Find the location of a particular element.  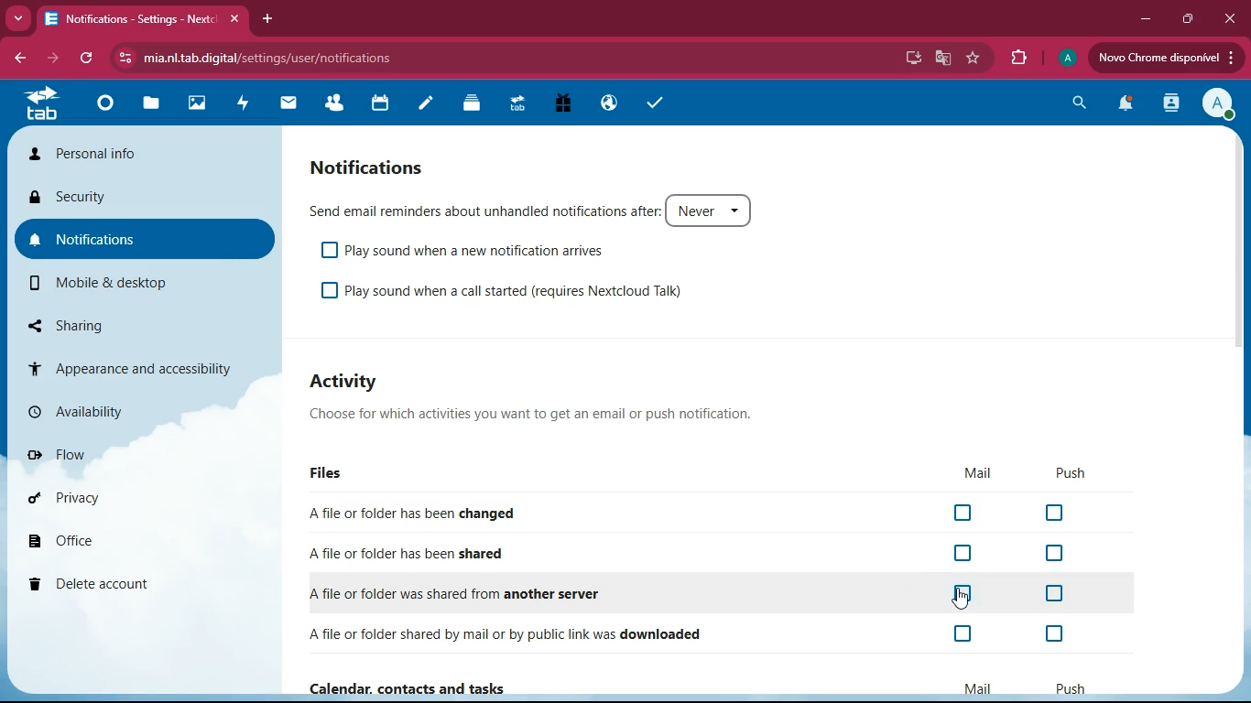

activity is located at coordinates (1171, 105).